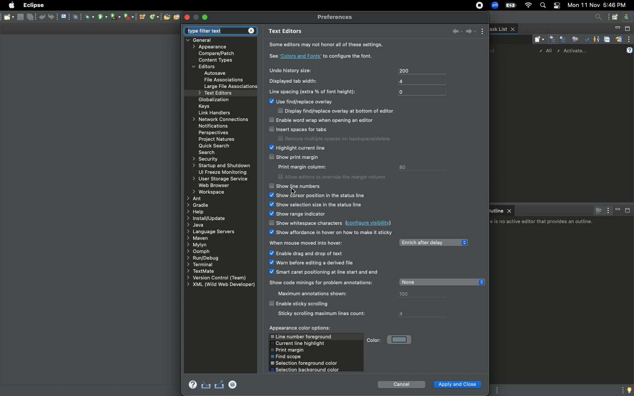 The width and height of the screenshot is (634, 396). What do you see at coordinates (332, 233) in the screenshot?
I see `Show affordance in hover on how to make it sticky` at bounding box center [332, 233].